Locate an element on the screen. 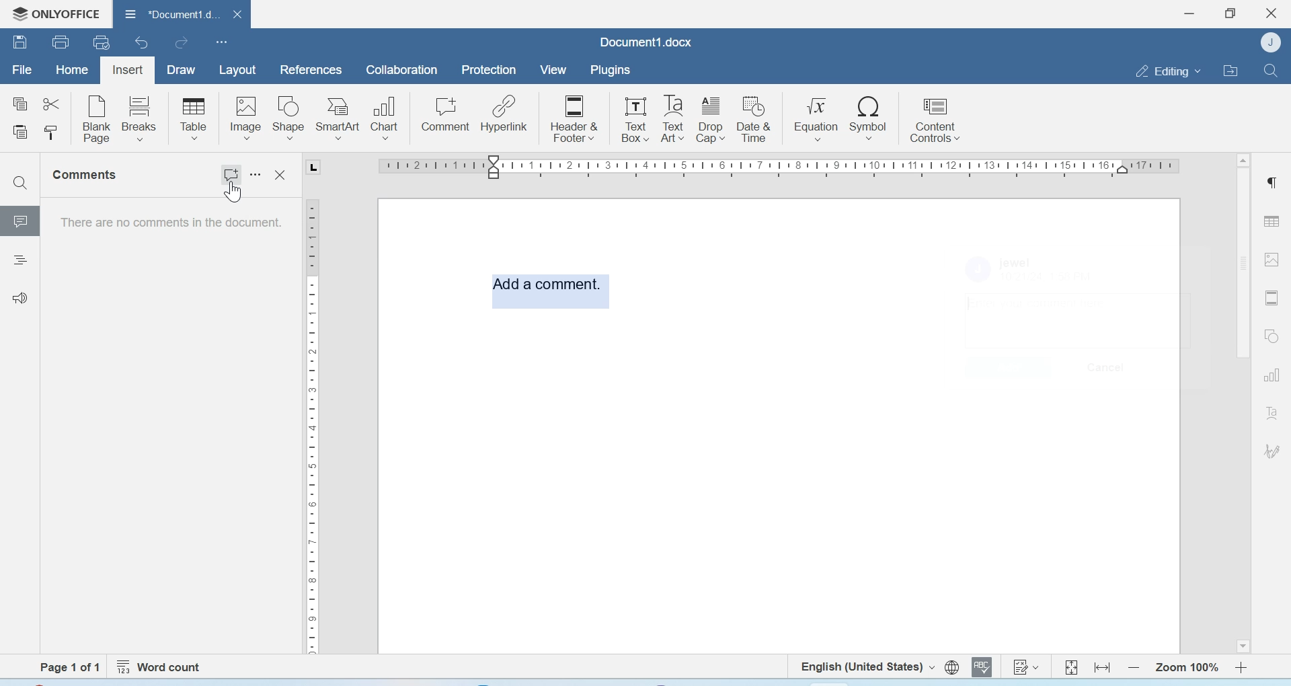 The height and width of the screenshot is (686, 1291).  is located at coordinates (1271, 42).